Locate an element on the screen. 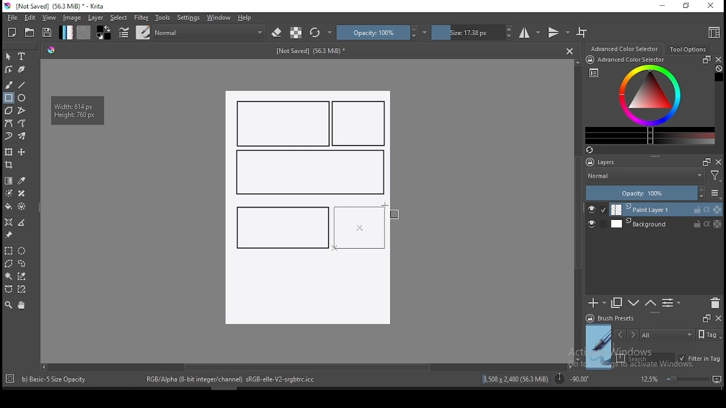  filter is located at coordinates (141, 18).